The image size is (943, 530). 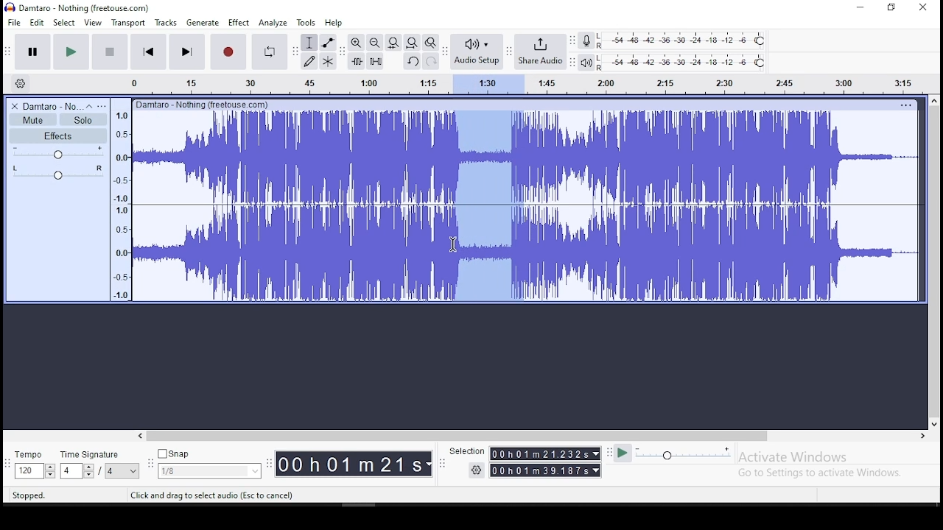 I want to click on skip to start, so click(x=186, y=51).